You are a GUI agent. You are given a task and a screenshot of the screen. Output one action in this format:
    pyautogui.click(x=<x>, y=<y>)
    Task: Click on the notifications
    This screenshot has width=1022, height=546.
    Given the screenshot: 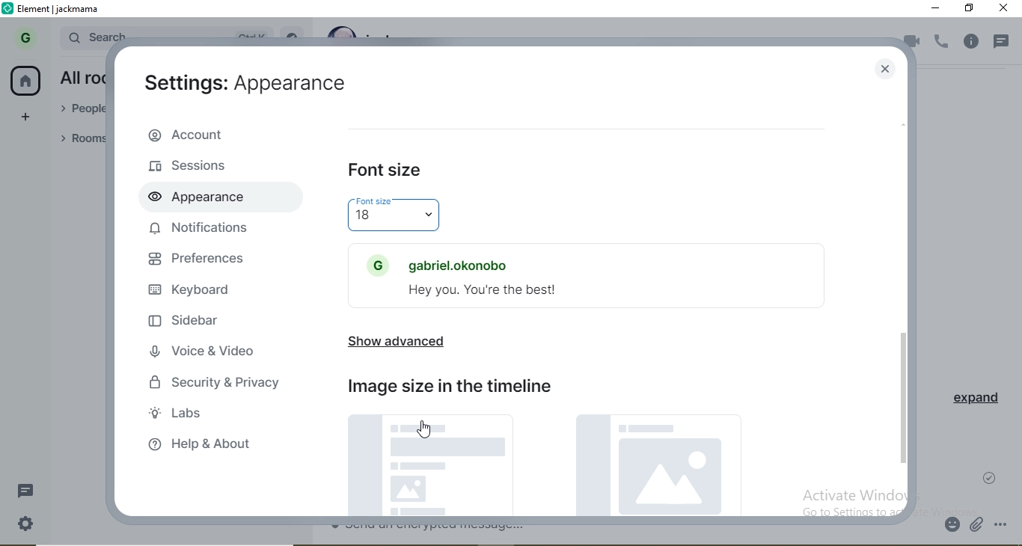 What is the action you would take?
    pyautogui.click(x=198, y=225)
    